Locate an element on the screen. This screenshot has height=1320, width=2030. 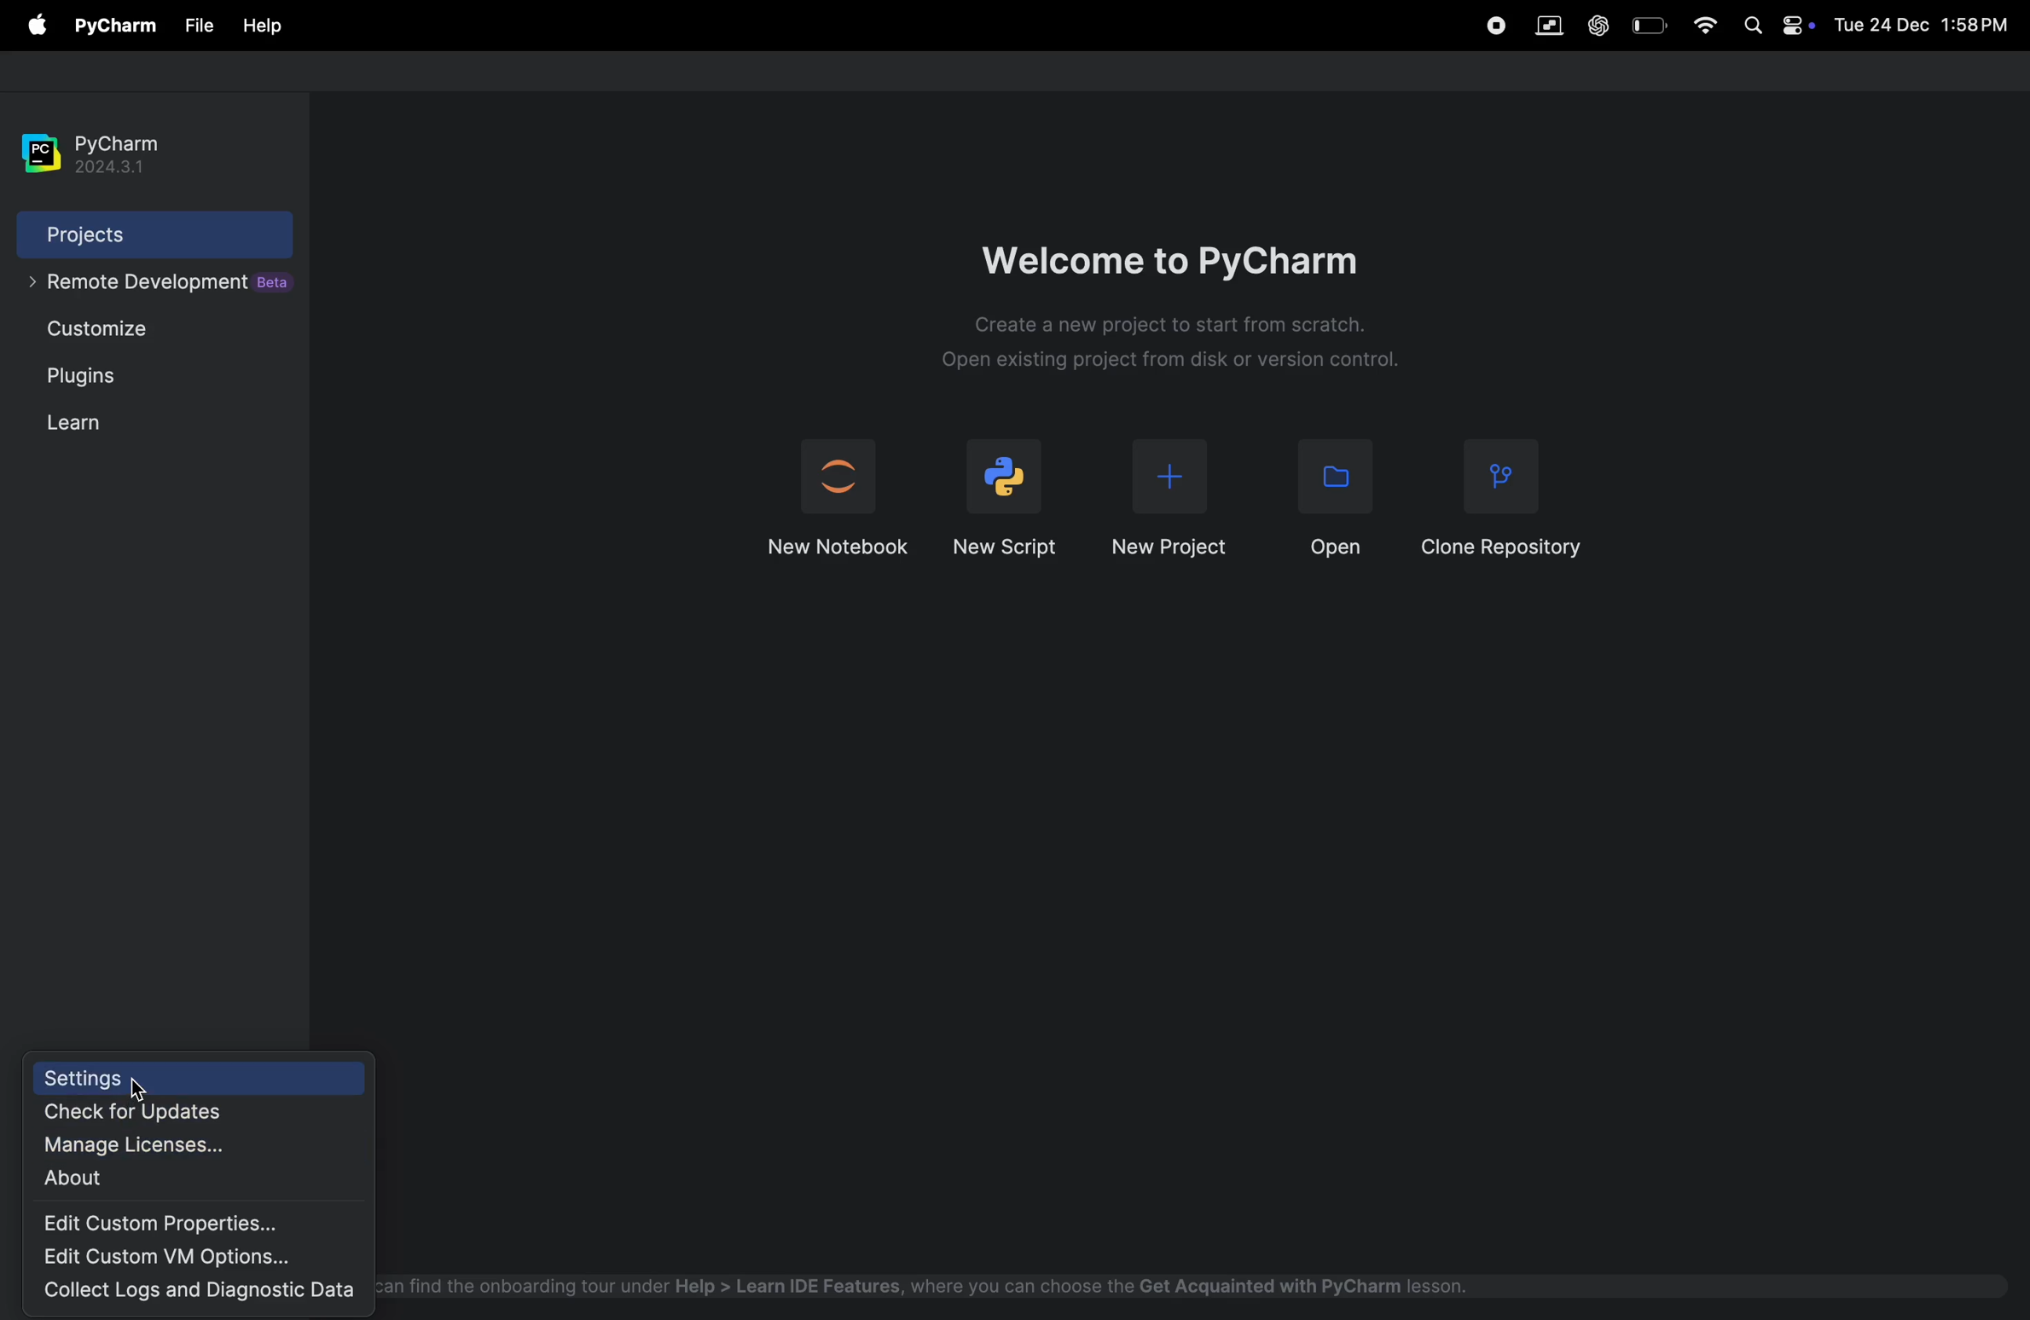
collect logs and diagnostics data is located at coordinates (206, 1292).